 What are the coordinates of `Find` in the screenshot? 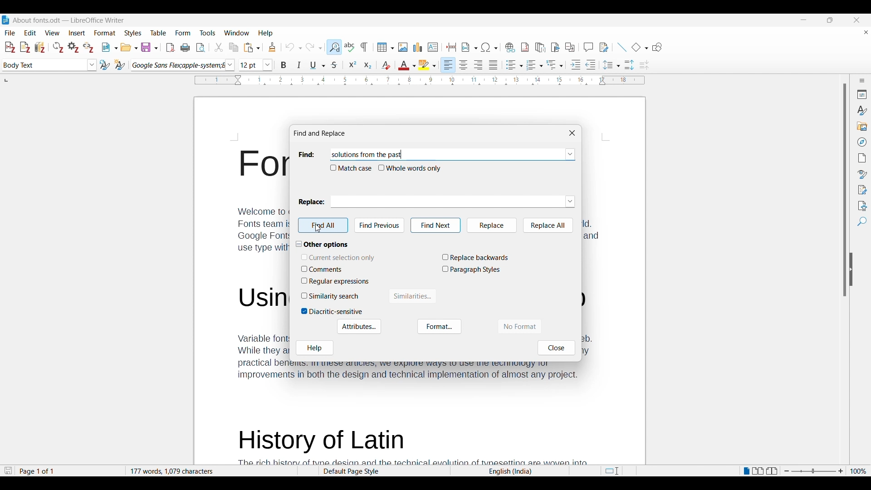 It's located at (861, 222).